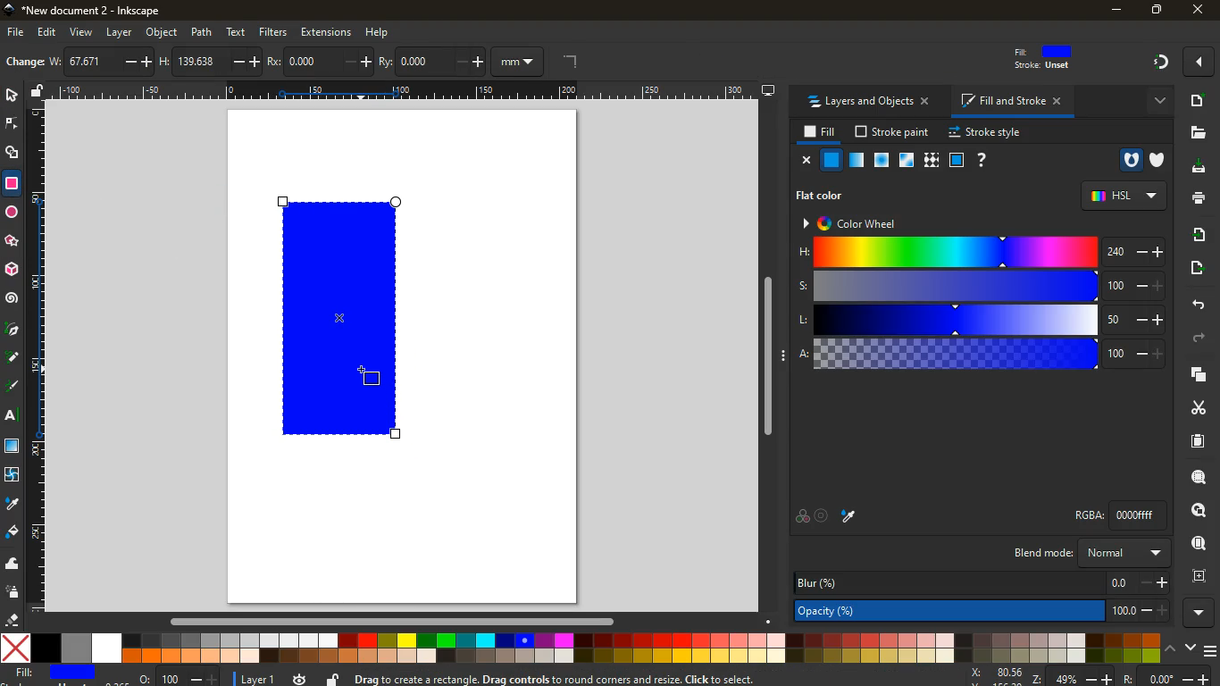 This screenshot has height=686, width=1220. What do you see at coordinates (1194, 407) in the screenshot?
I see `cut` at bounding box center [1194, 407].